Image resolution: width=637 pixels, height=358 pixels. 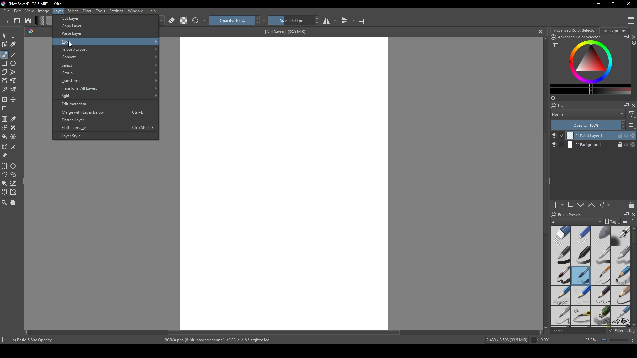 What do you see at coordinates (580, 236) in the screenshot?
I see `hard eraser` at bounding box center [580, 236].